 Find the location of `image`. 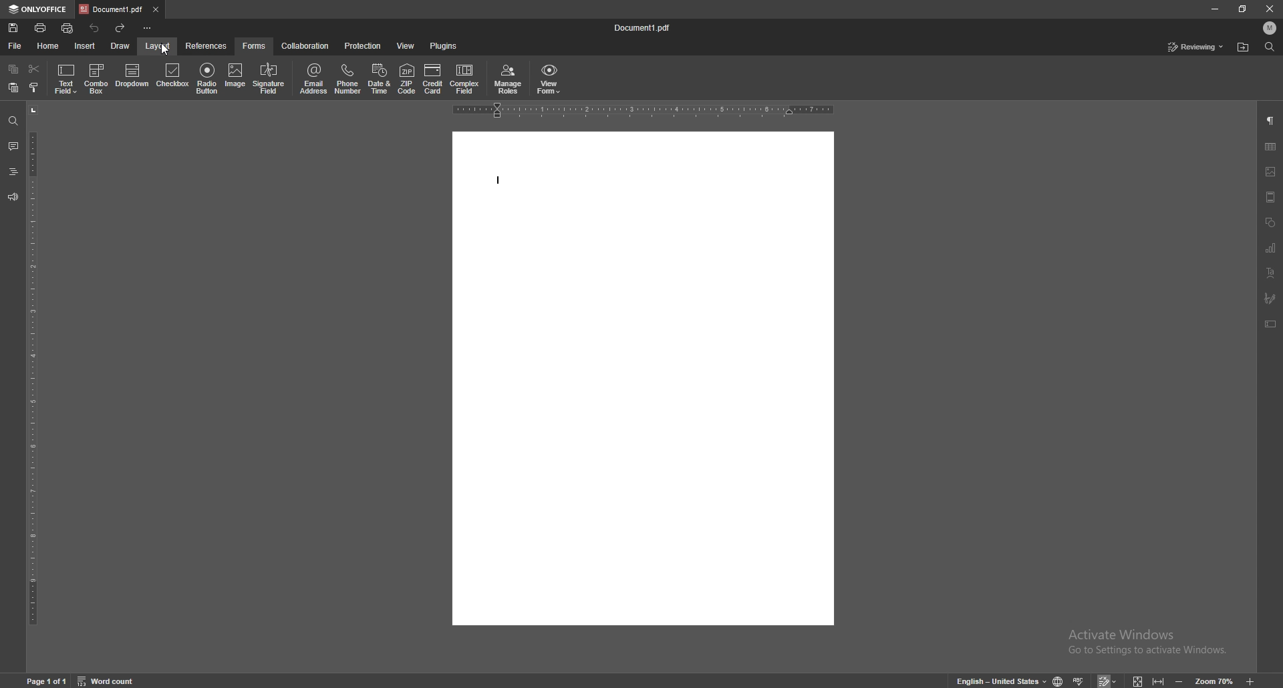

image is located at coordinates (1270, 172).